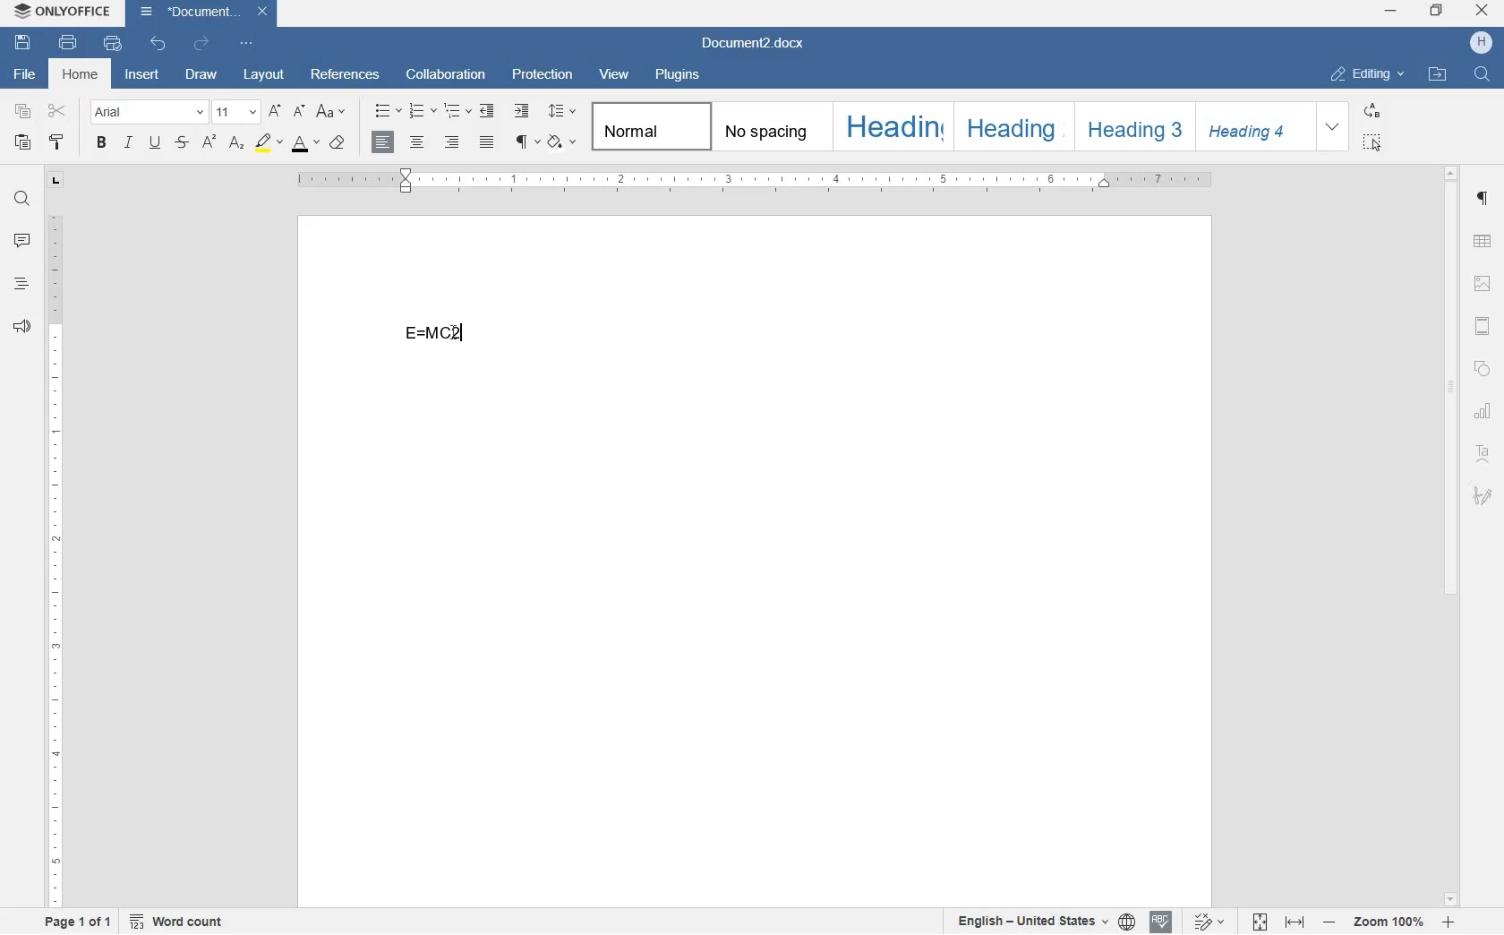  What do you see at coordinates (382, 142) in the screenshot?
I see `align left` at bounding box center [382, 142].